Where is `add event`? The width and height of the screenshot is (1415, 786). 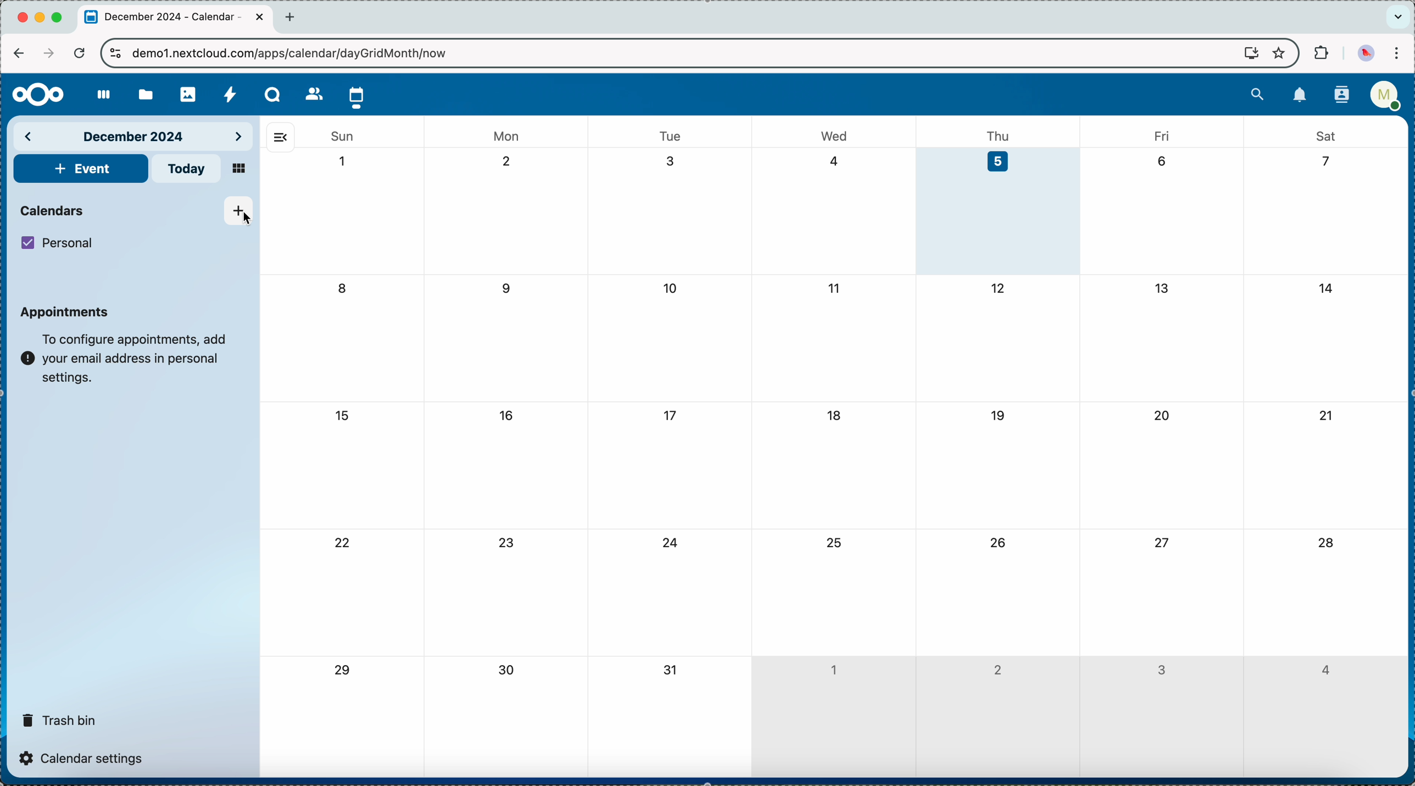 add event is located at coordinates (80, 169).